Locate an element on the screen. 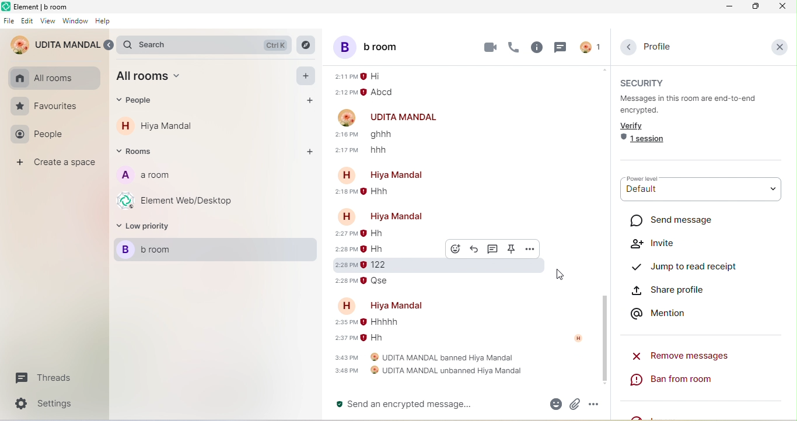 The height and width of the screenshot is (421, 797). attachment is located at coordinates (574, 404).